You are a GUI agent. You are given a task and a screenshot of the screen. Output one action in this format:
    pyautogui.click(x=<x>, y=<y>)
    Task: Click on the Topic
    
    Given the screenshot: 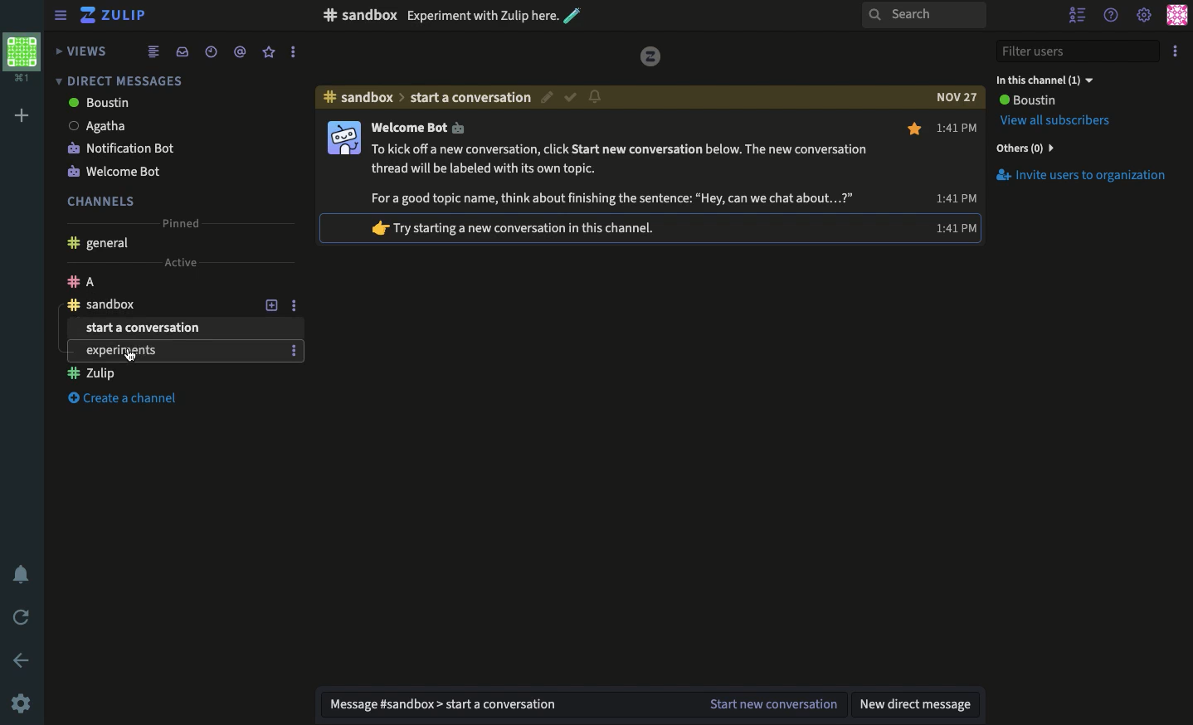 What is the action you would take?
    pyautogui.click(x=471, y=97)
    